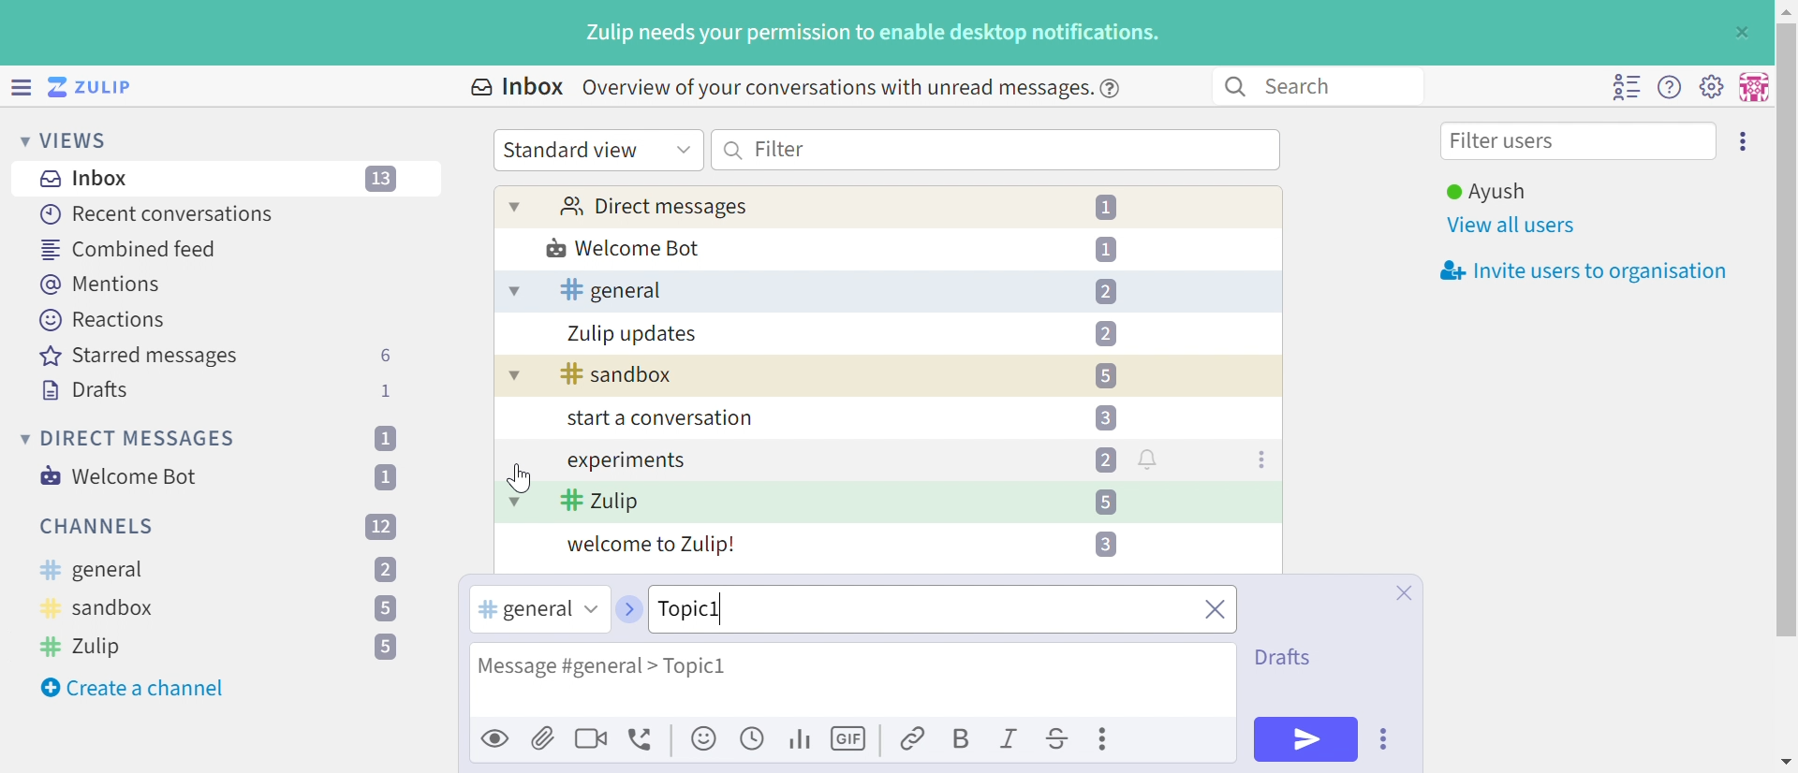  What do you see at coordinates (104, 284) in the screenshot?
I see `Mentions` at bounding box center [104, 284].